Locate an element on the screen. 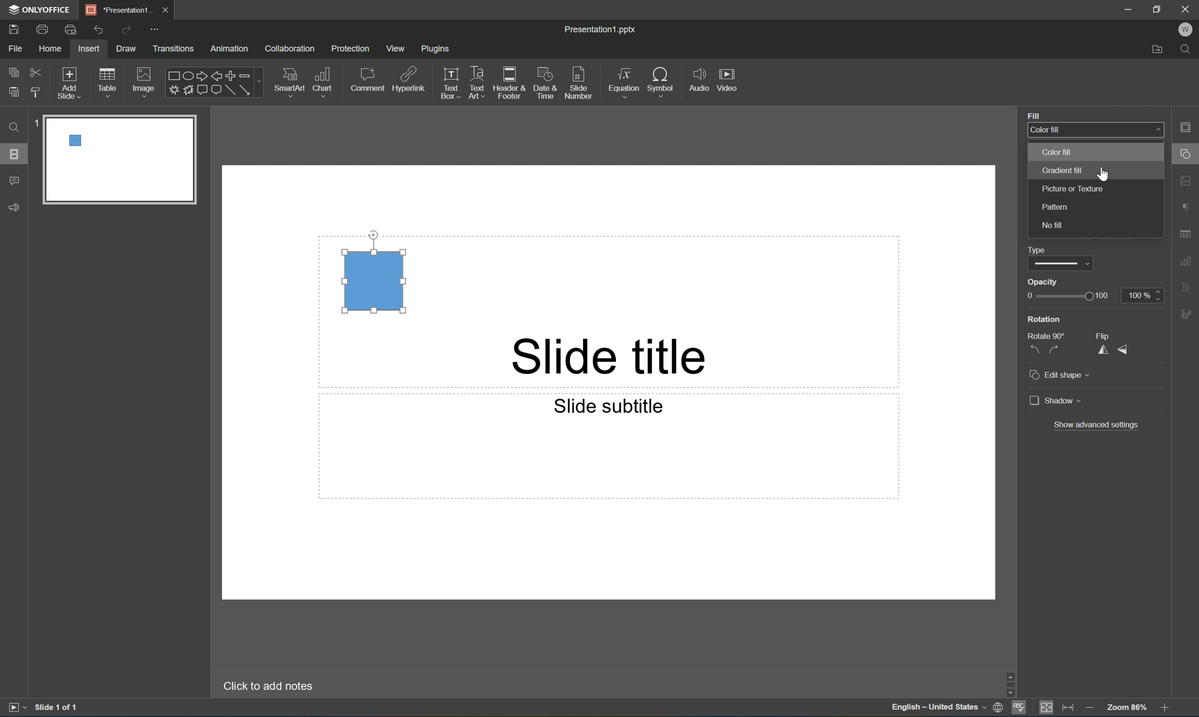 The width and height of the screenshot is (1199, 717). Customize quick access toolbar is located at coordinates (157, 30).